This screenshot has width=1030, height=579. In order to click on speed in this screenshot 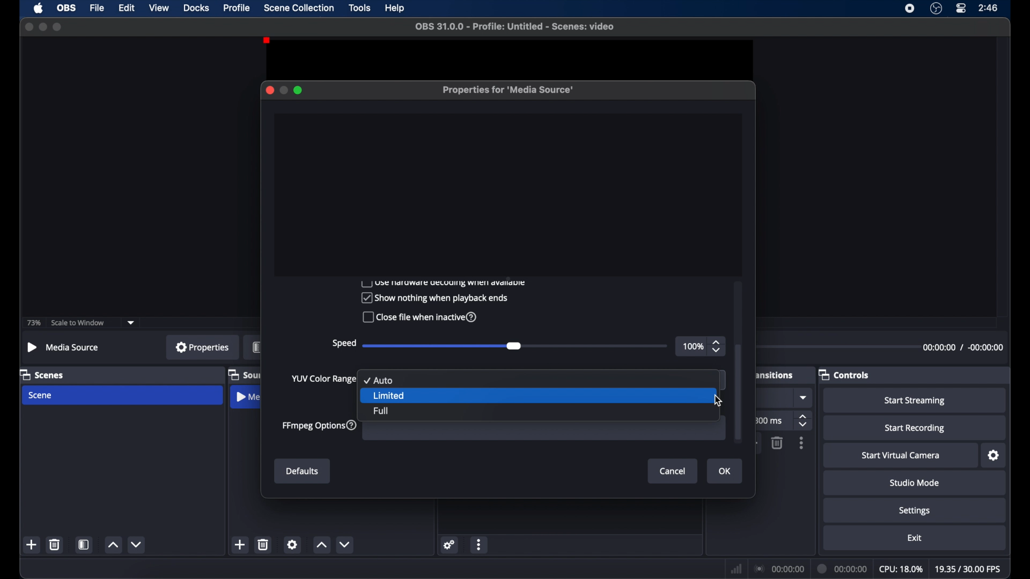, I will do `click(343, 342)`.